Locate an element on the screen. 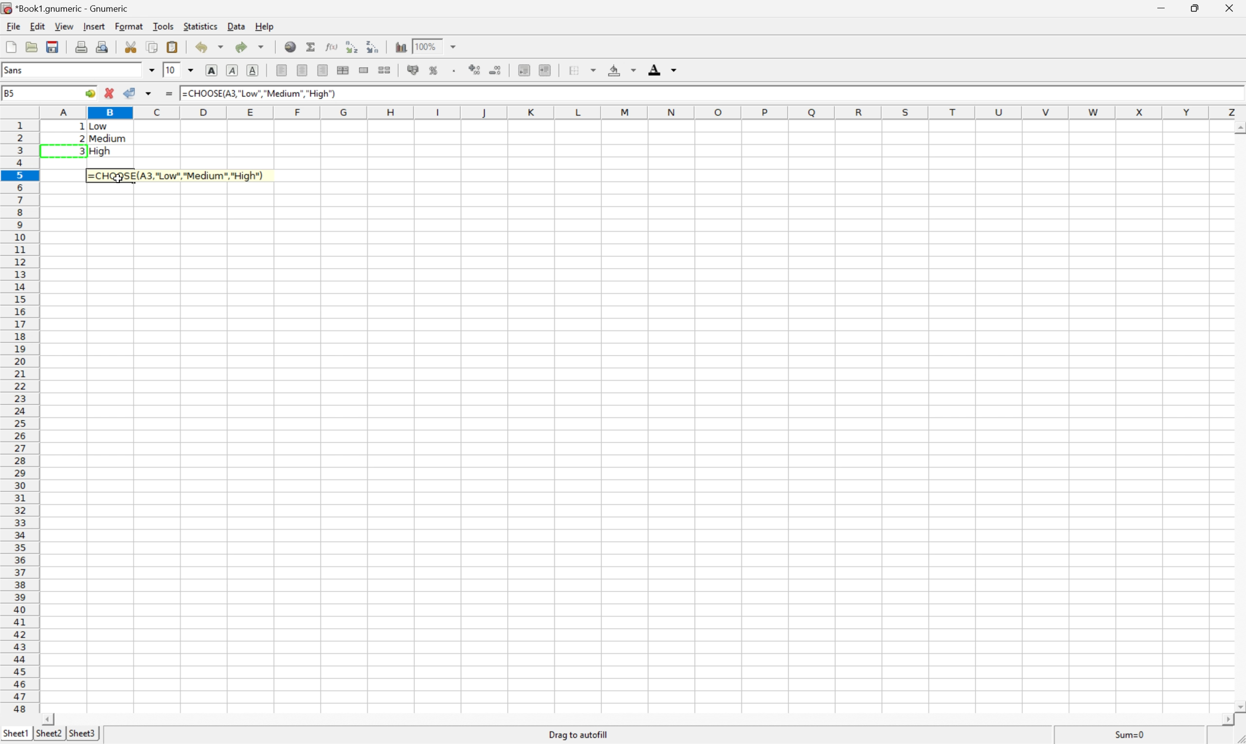 The image size is (1246, 744). Restore Down is located at coordinates (1195, 8).